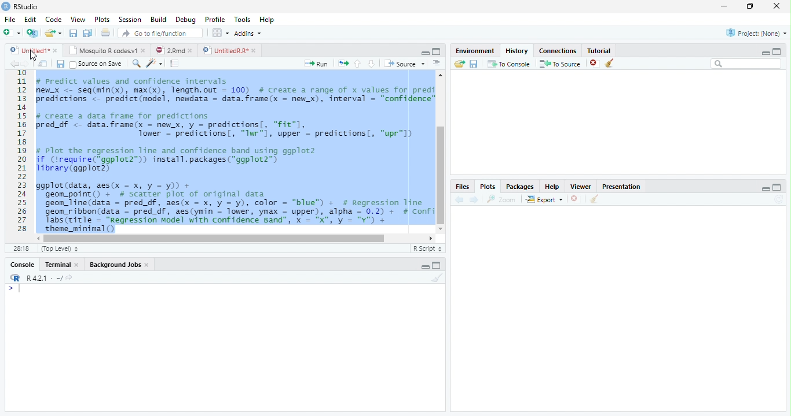 The image size is (791, 416). What do you see at coordinates (25, 64) in the screenshot?
I see `Next` at bounding box center [25, 64].